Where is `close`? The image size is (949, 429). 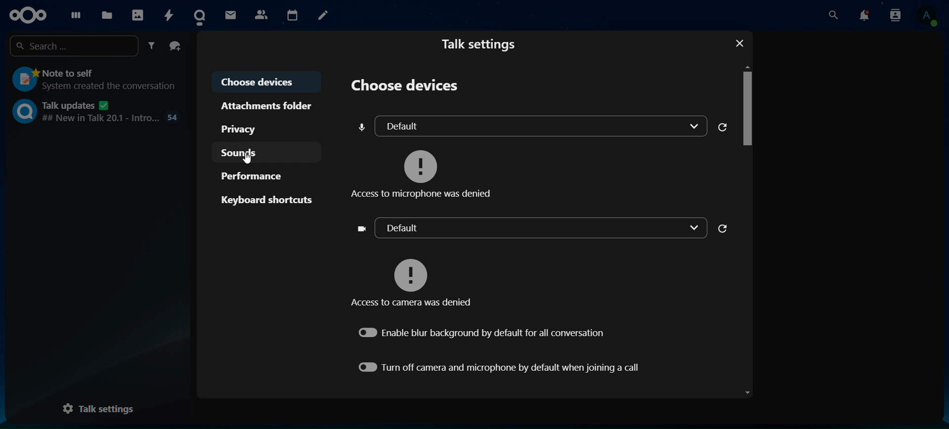 close is located at coordinates (742, 43).